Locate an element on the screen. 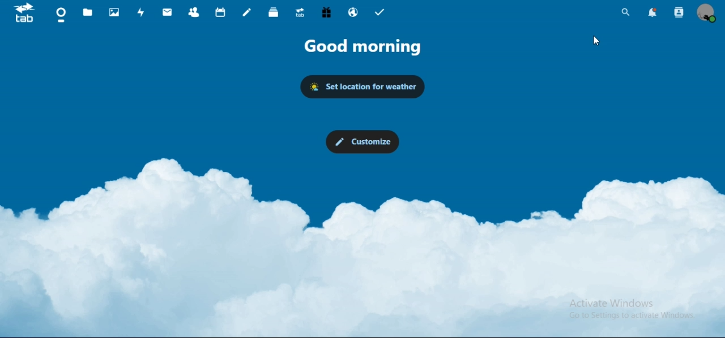 The image size is (725, 338). notes is located at coordinates (248, 12).